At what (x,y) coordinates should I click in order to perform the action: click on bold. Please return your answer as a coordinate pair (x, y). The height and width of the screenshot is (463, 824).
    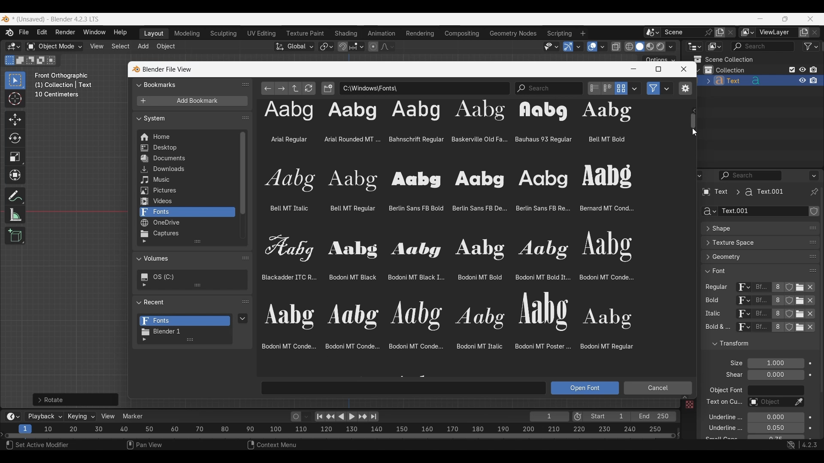
    Looking at the image, I should click on (710, 302).